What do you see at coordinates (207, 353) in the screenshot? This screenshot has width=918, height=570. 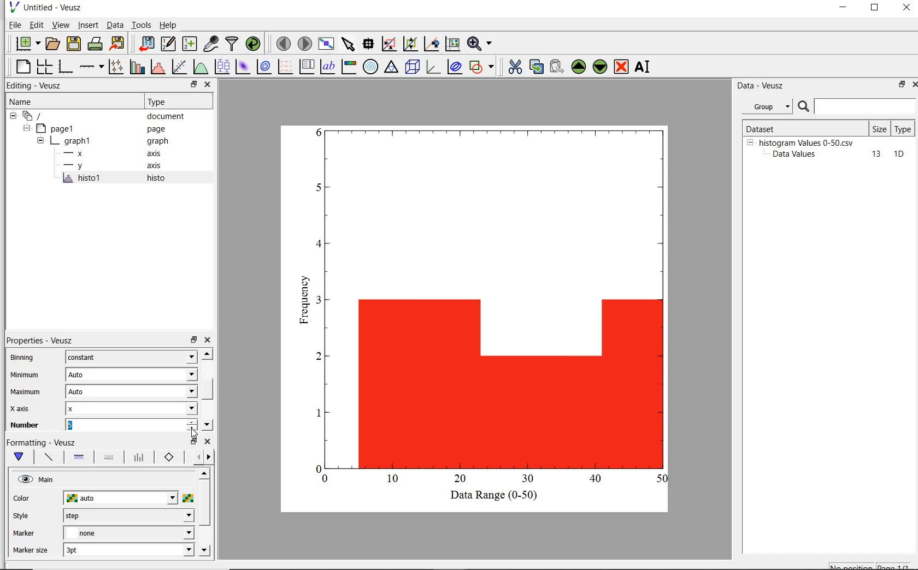 I see `move up` at bounding box center [207, 353].